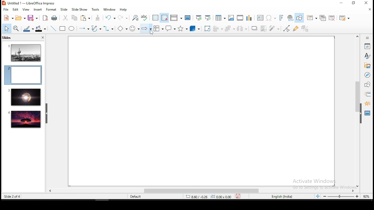 This screenshot has height=210, width=374. Describe the element at coordinates (15, 10) in the screenshot. I see `edit` at that location.